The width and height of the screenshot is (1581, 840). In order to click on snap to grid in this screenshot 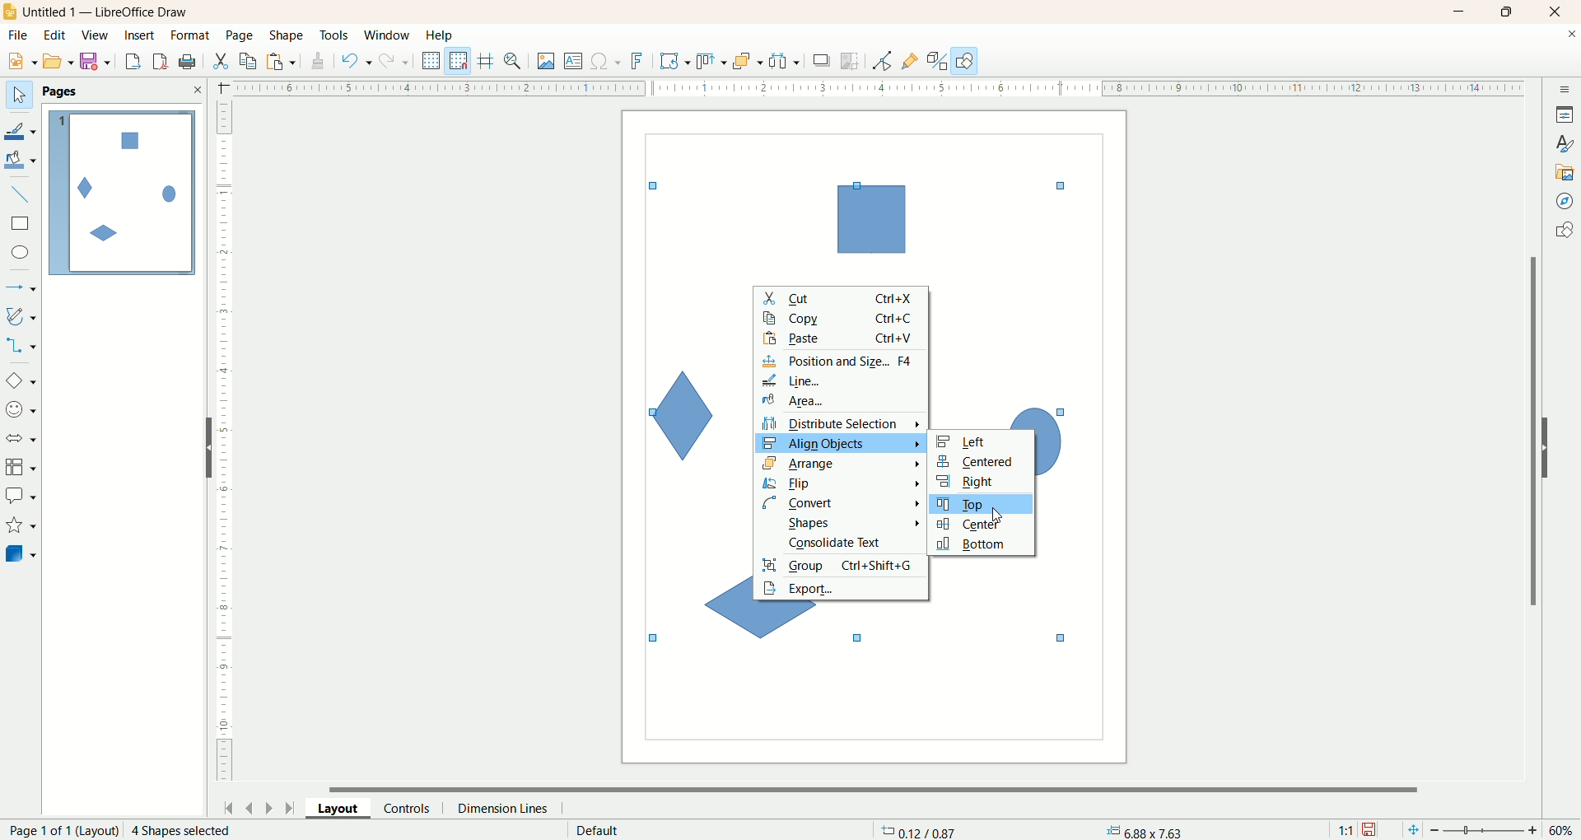, I will do `click(462, 61)`.